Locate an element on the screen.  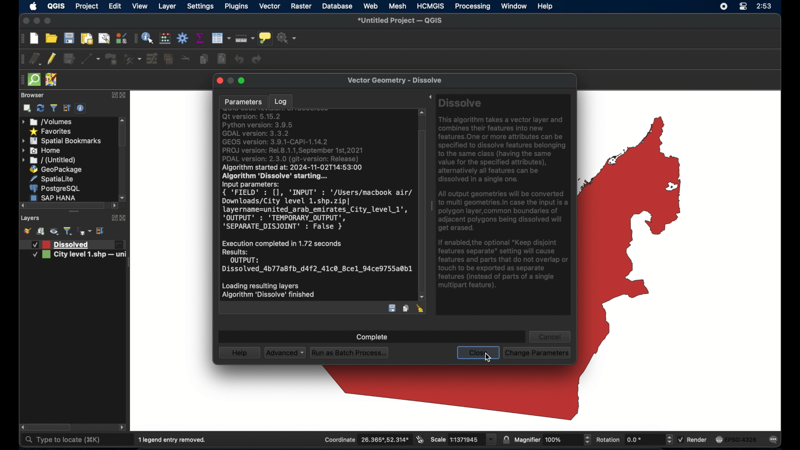
clear log entry is located at coordinates (420, 308).